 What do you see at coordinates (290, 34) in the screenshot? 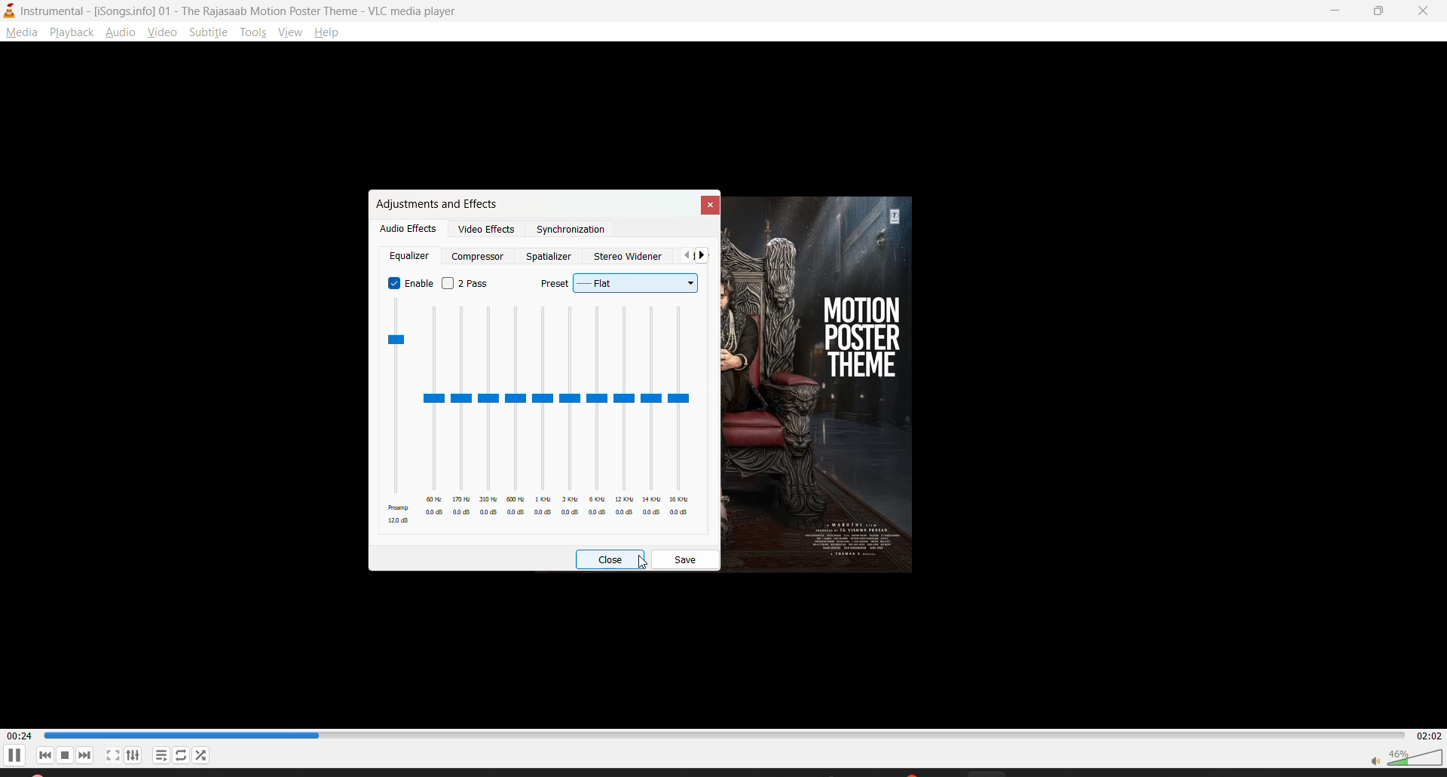
I see `view` at bounding box center [290, 34].